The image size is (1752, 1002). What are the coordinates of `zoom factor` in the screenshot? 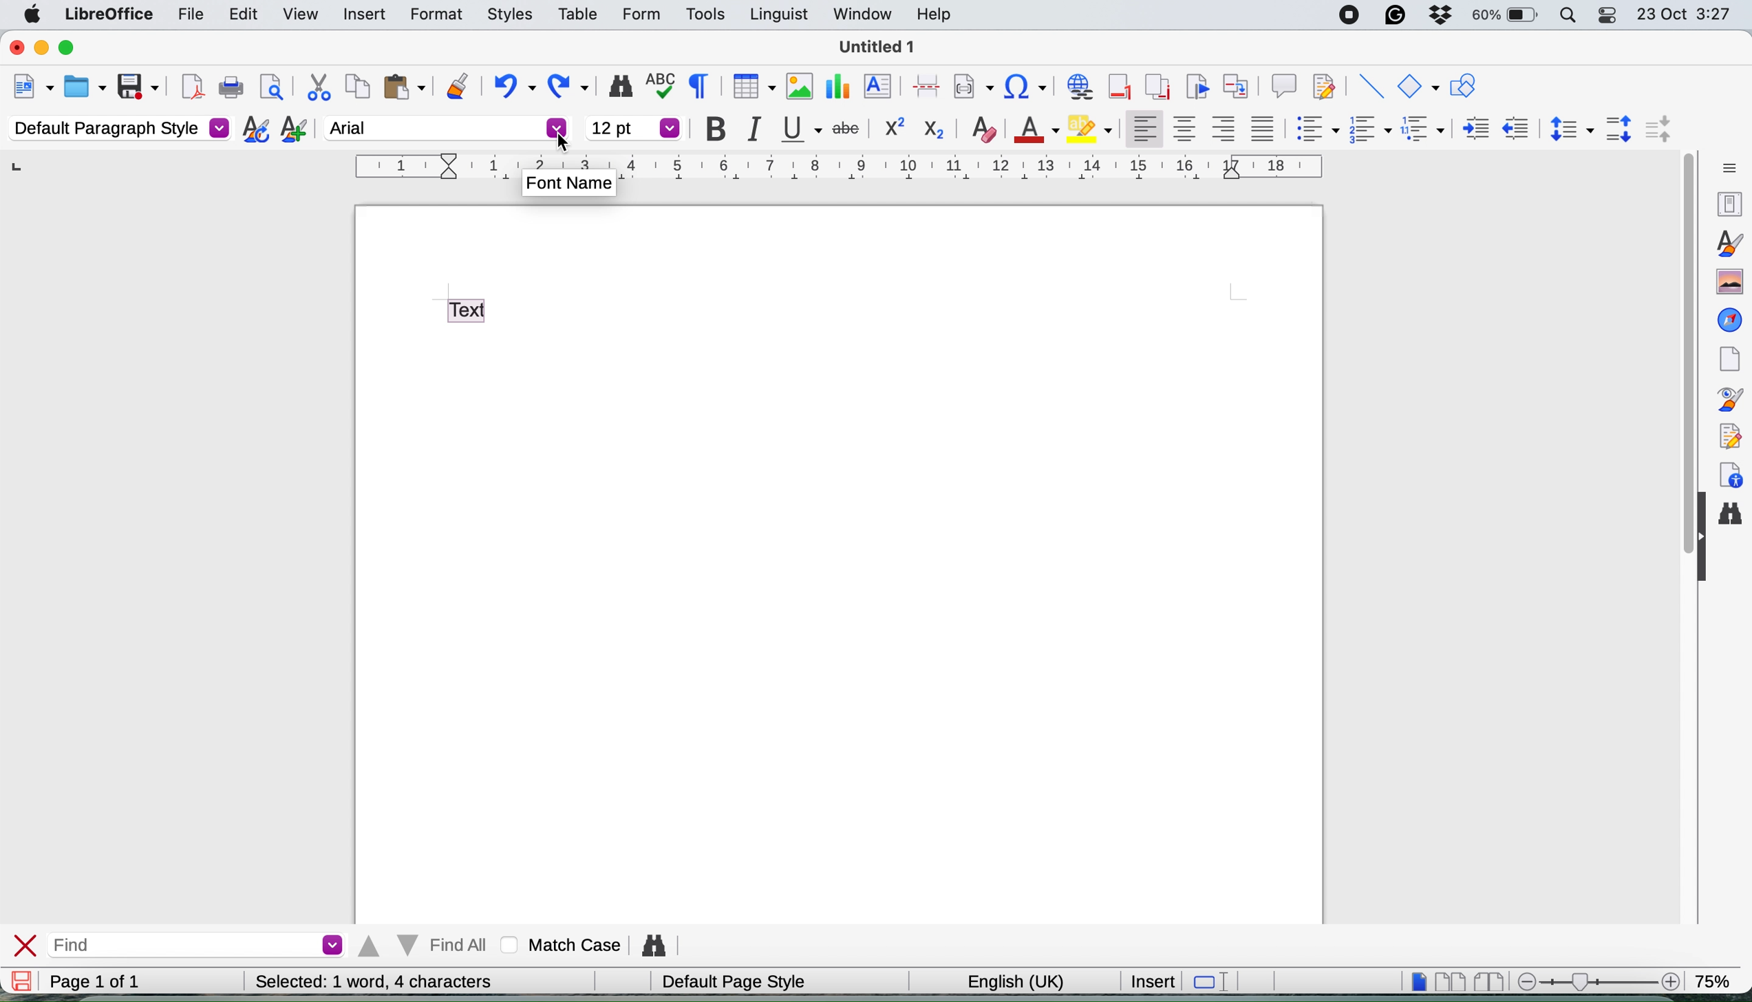 It's located at (1720, 979).